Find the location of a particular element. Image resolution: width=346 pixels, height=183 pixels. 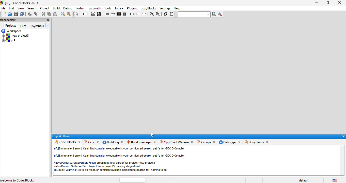

wxsmith is located at coordinates (95, 8).